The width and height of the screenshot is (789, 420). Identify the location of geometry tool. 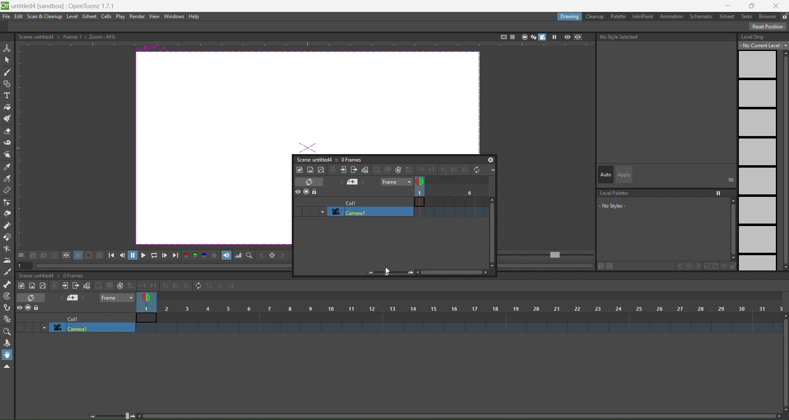
(7, 85).